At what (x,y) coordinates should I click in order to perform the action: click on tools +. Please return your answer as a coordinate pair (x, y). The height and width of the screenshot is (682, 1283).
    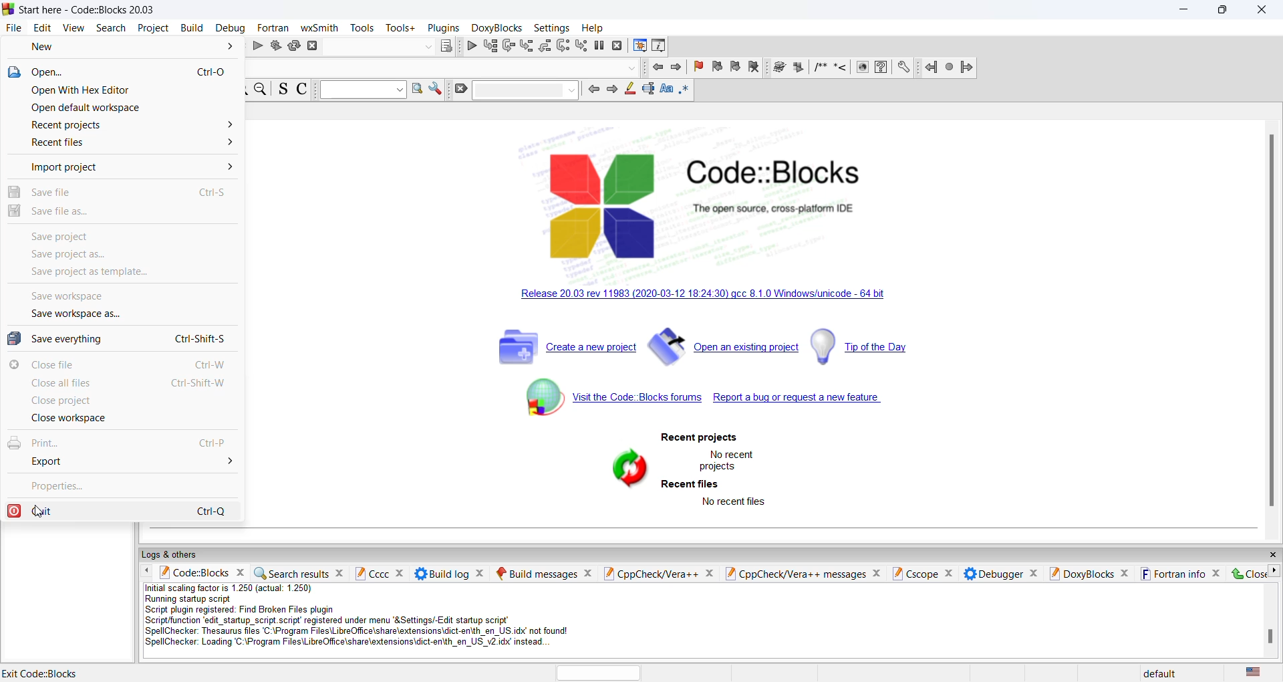
    Looking at the image, I should click on (400, 28).